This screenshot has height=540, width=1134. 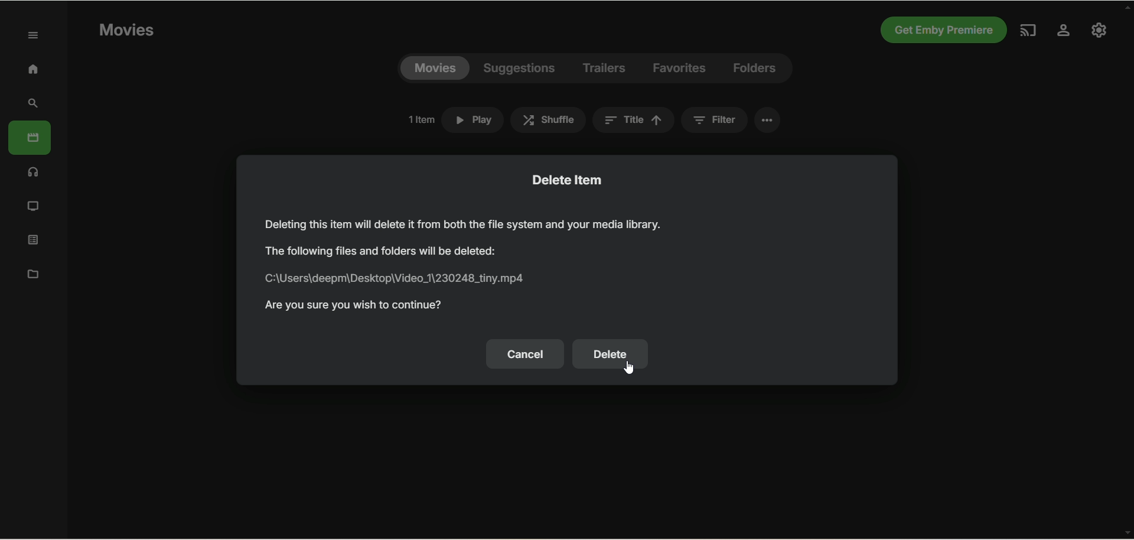 I want to click on home, so click(x=32, y=69).